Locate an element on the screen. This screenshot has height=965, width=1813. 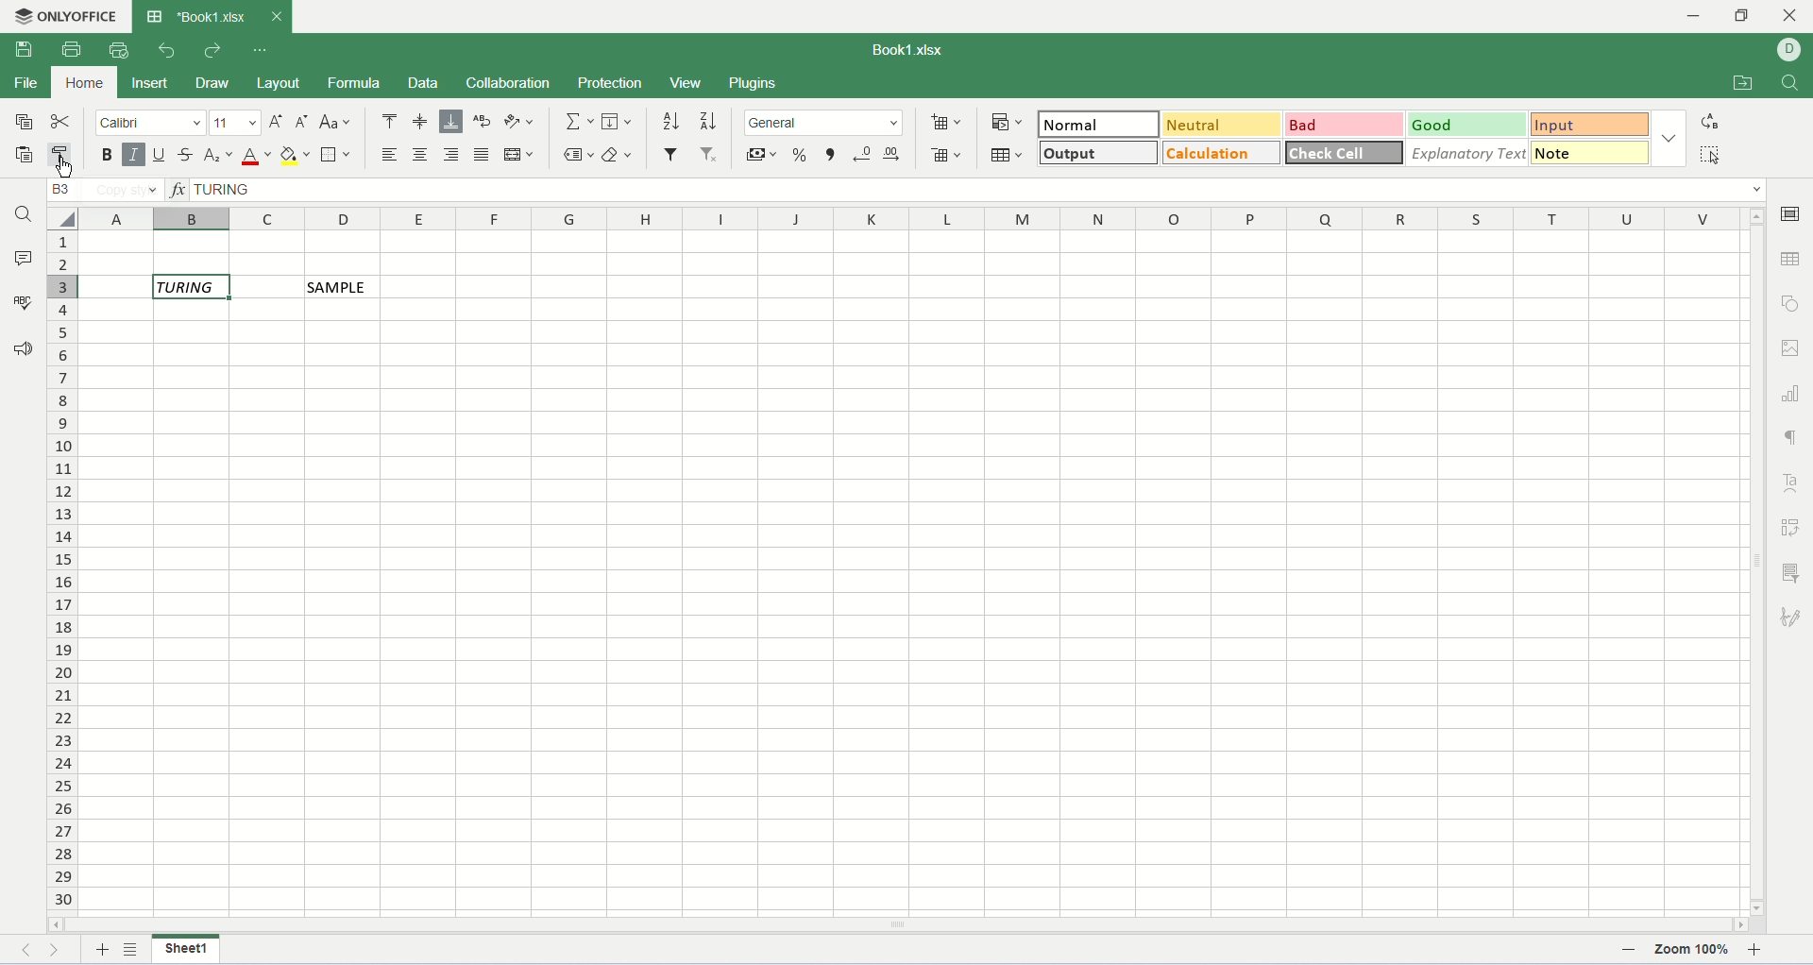
copy is located at coordinates (18, 121).